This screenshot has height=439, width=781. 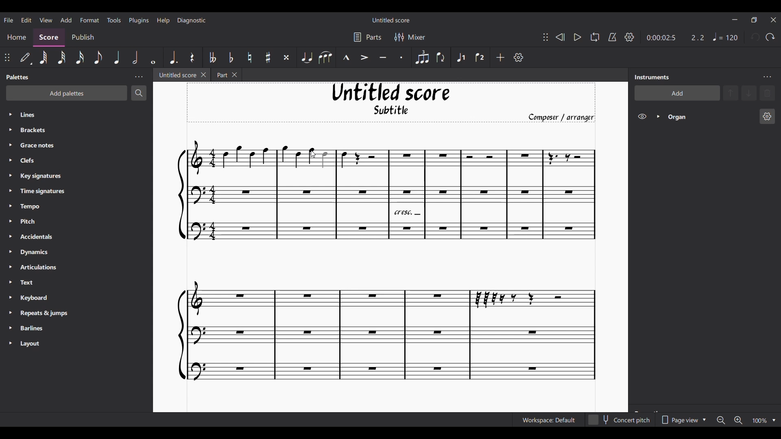 What do you see at coordinates (364, 58) in the screenshot?
I see `Accent` at bounding box center [364, 58].